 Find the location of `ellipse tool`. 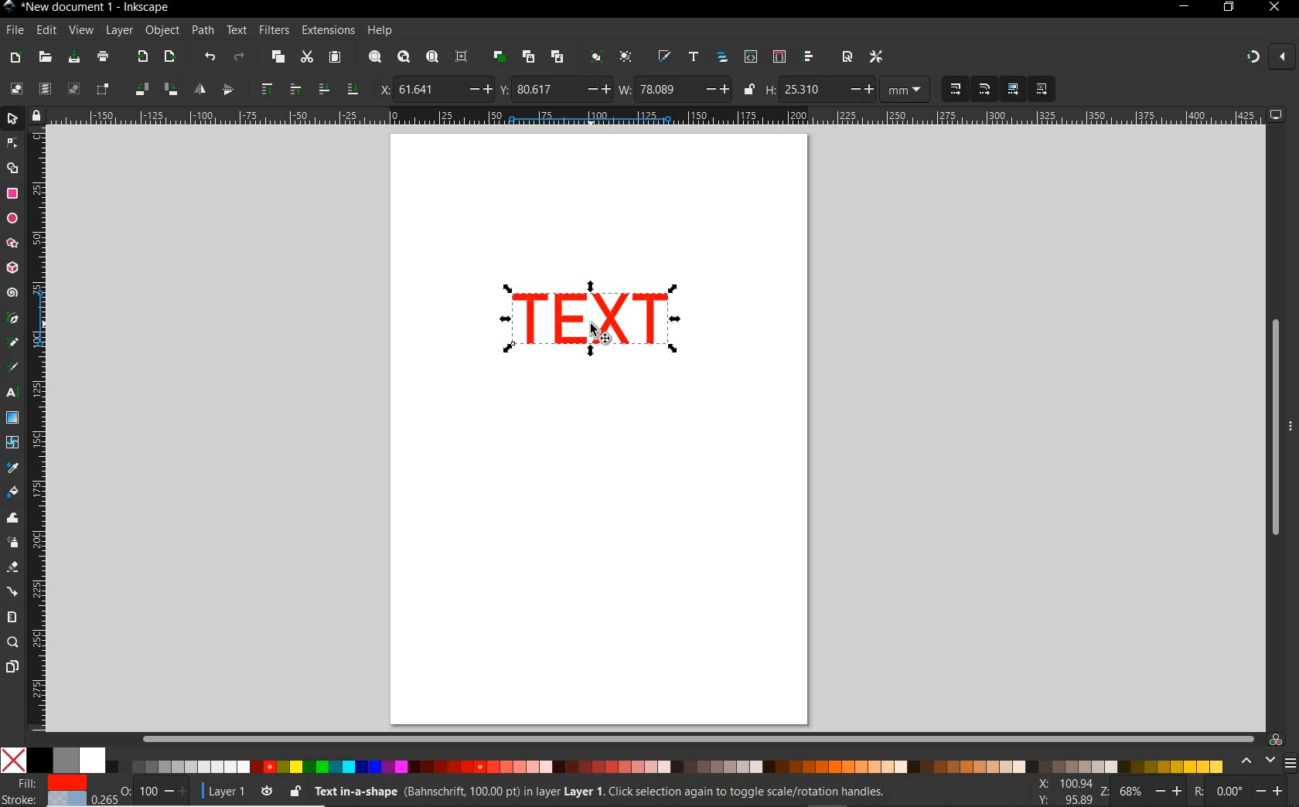

ellipse tool is located at coordinates (12, 218).